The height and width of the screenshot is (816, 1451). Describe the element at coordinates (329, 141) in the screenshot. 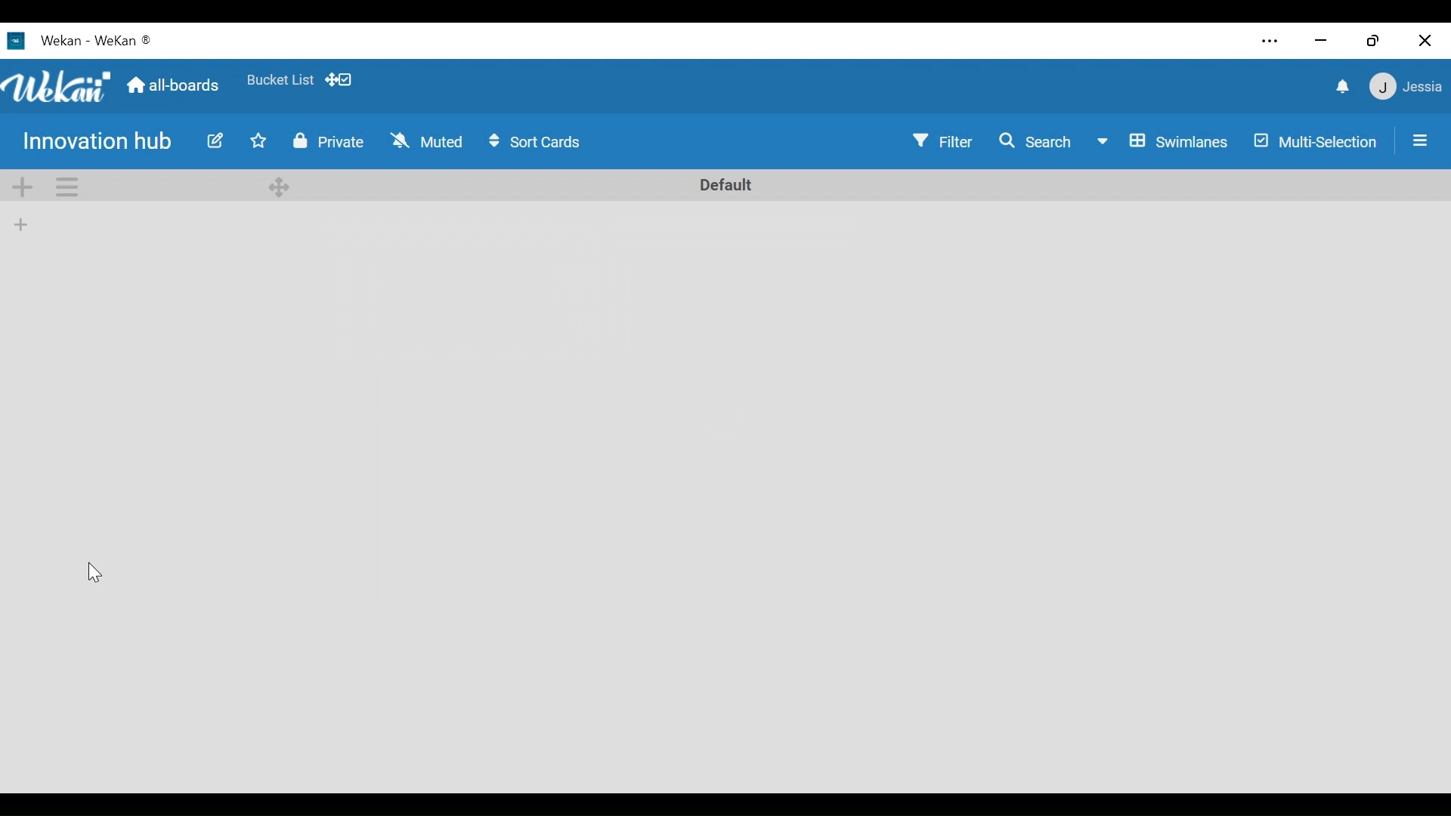

I see `Private` at that location.